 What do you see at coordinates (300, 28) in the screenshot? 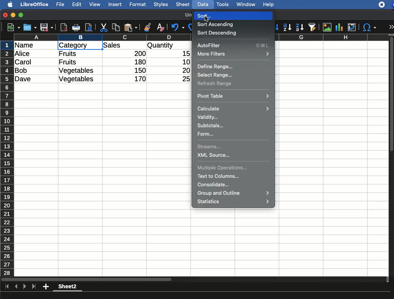
I see `descending` at bounding box center [300, 28].